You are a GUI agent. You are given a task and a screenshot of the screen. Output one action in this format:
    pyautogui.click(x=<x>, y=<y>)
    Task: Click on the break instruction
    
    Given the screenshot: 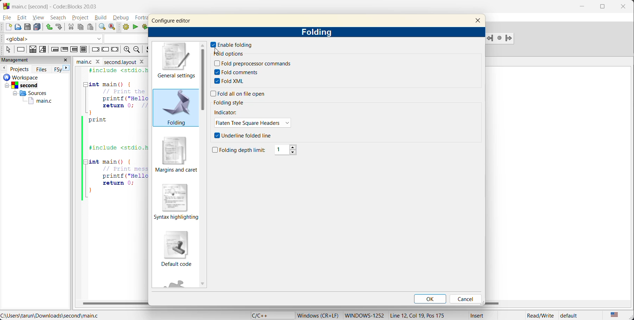 What is the action you would take?
    pyautogui.click(x=95, y=50)
    